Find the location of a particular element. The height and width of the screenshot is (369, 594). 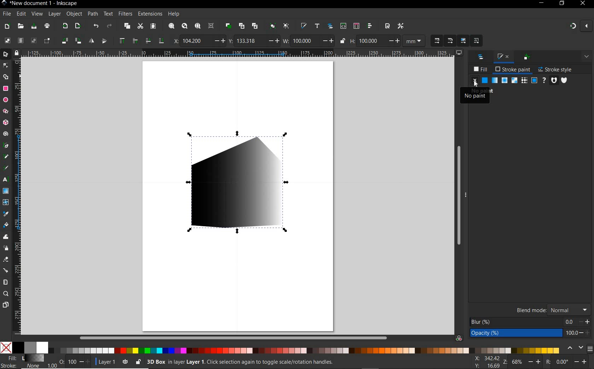

SCALING is located at coordinates (437, 40).